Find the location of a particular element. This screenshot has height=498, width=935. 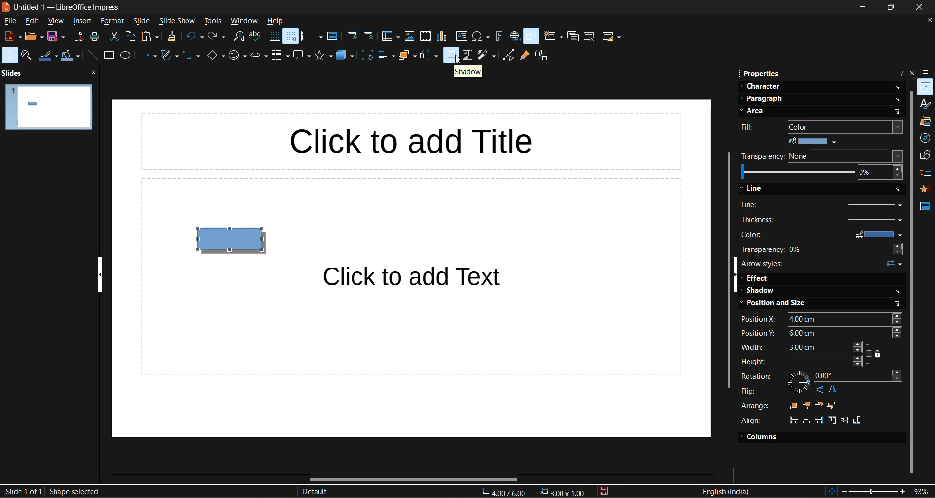

Default is located at coordinates (315, 492).